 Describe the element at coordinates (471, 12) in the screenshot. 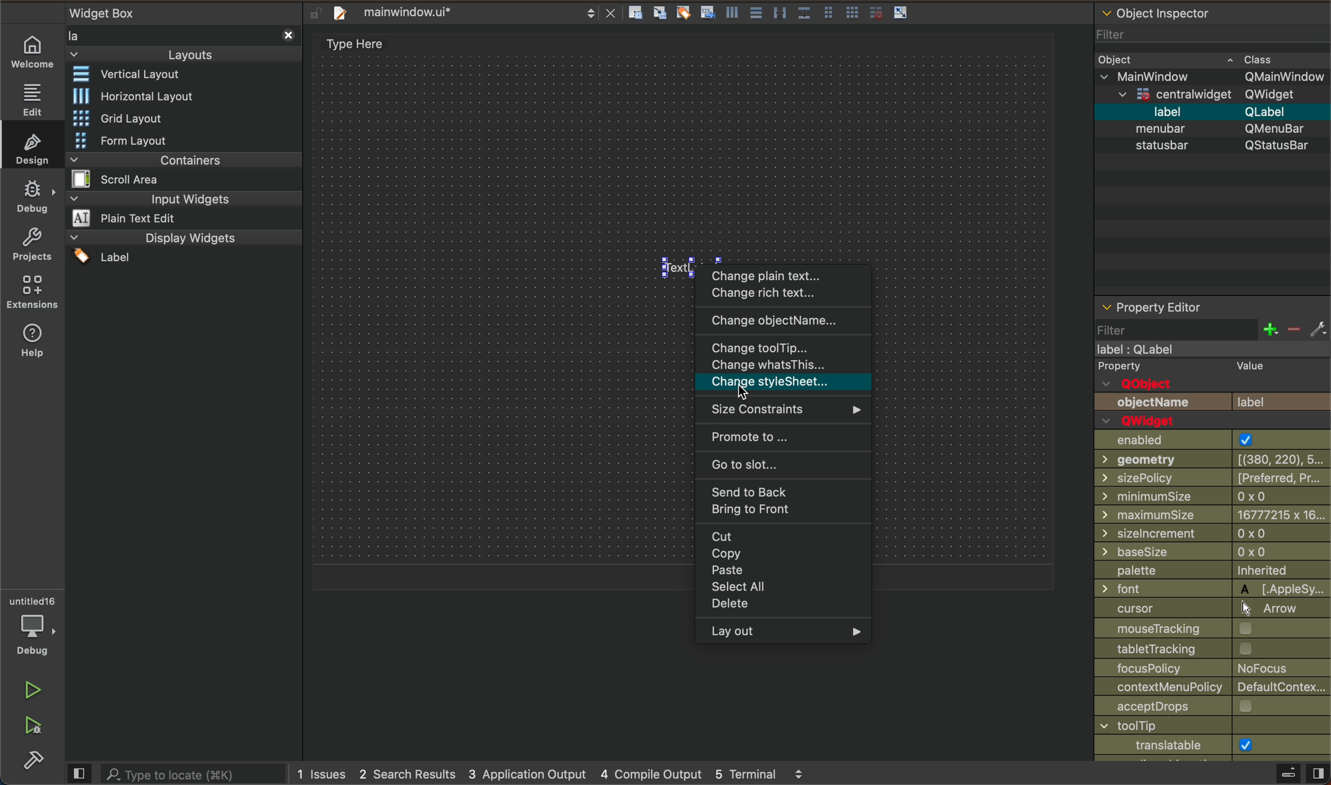

I see `file` at that location.